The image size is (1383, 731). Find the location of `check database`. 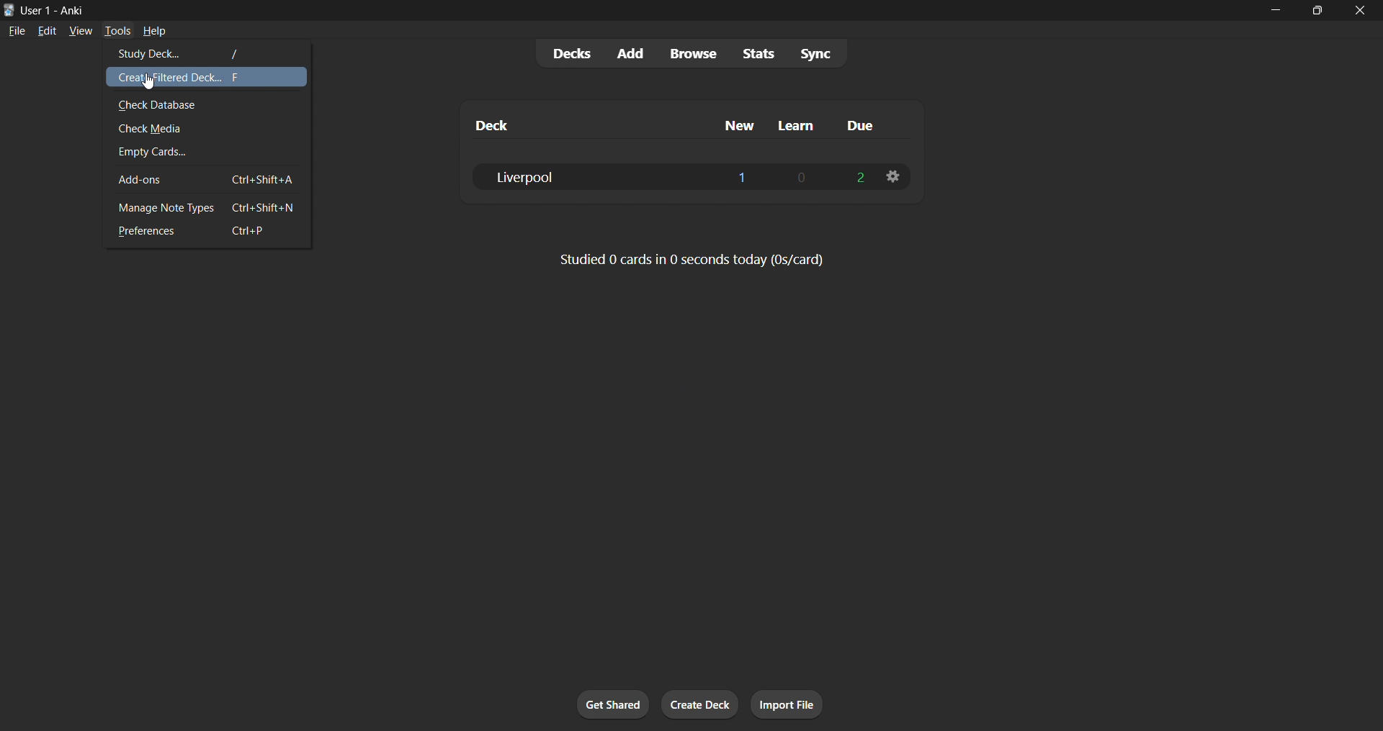

check database is located at coordinates (207, 103).